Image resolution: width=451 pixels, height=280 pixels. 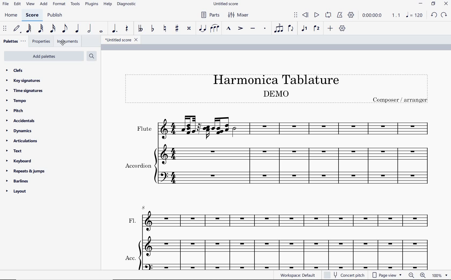 What do you see at coordinates (339, 15) in the screenshot?
I see `metronome` at bounding box center [339, 15].